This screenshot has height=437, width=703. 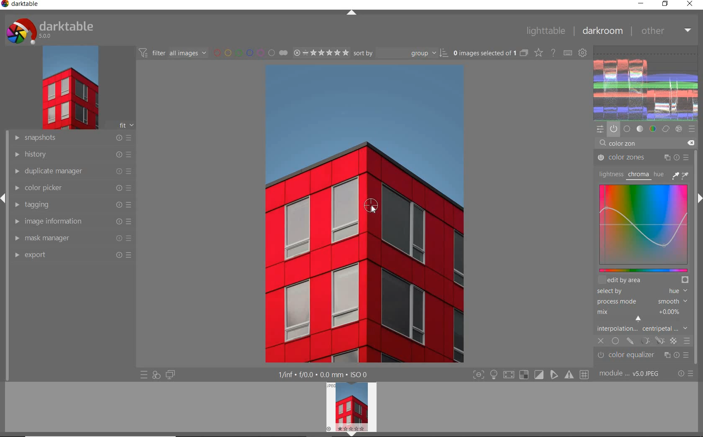 What do you see at coordinates (639, 318) in the screenshot?
I see `` at bounding box center [639, 318].